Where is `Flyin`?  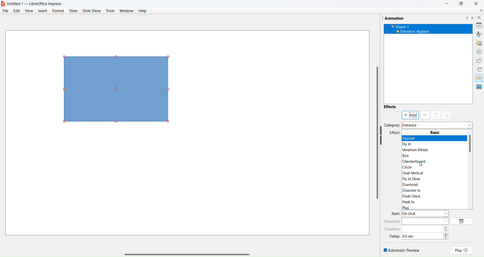 Flyin is located at coordinates (412, 144).